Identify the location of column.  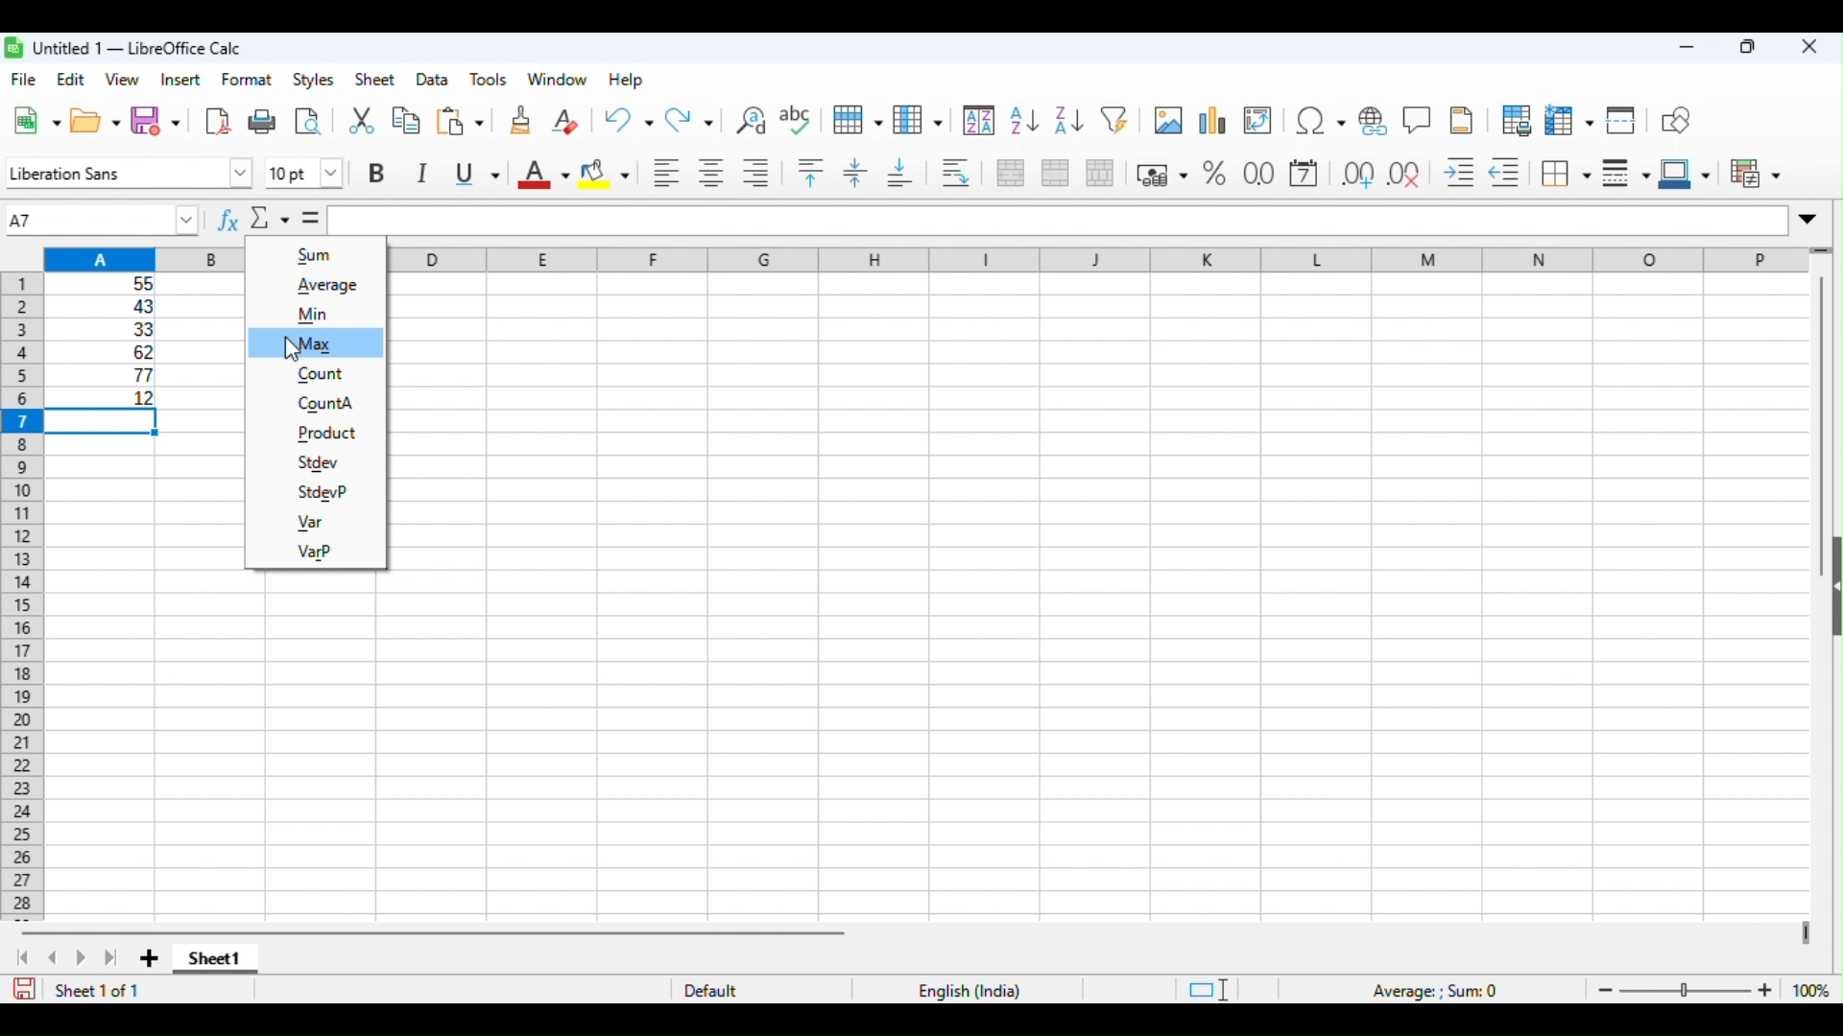
(918, 122).